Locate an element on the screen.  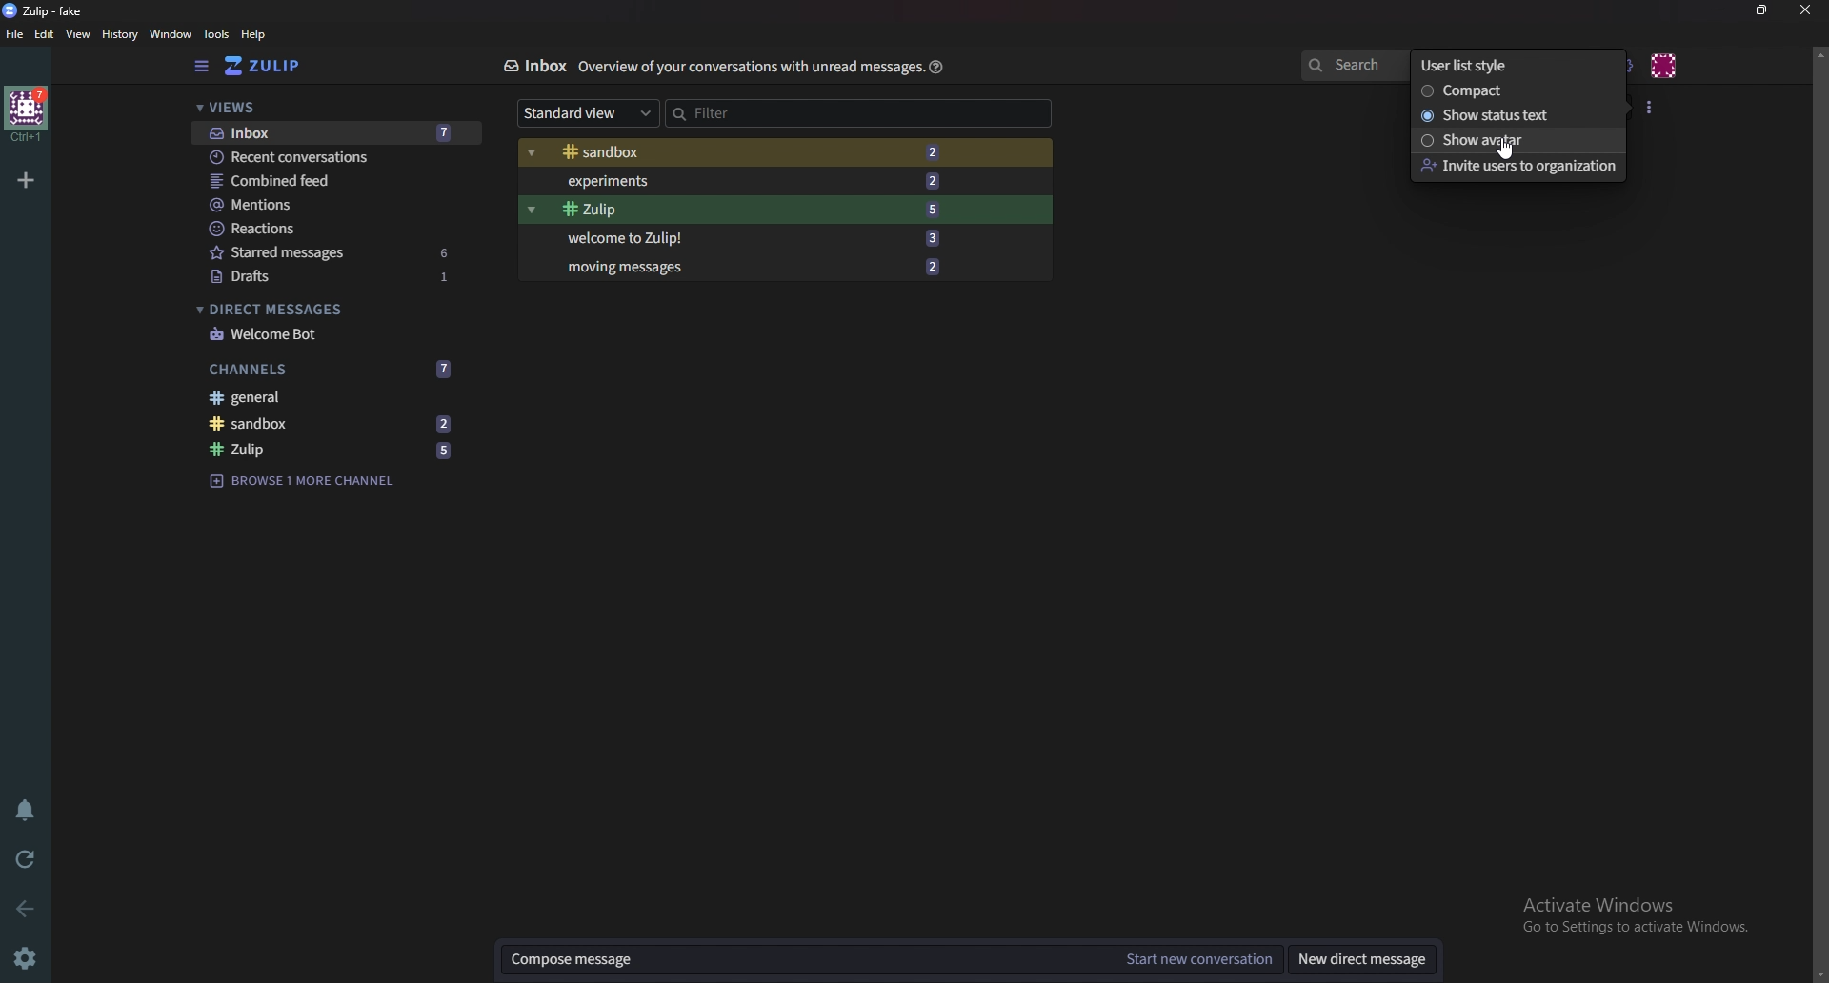
Settings is located at coordinates (30, 956).